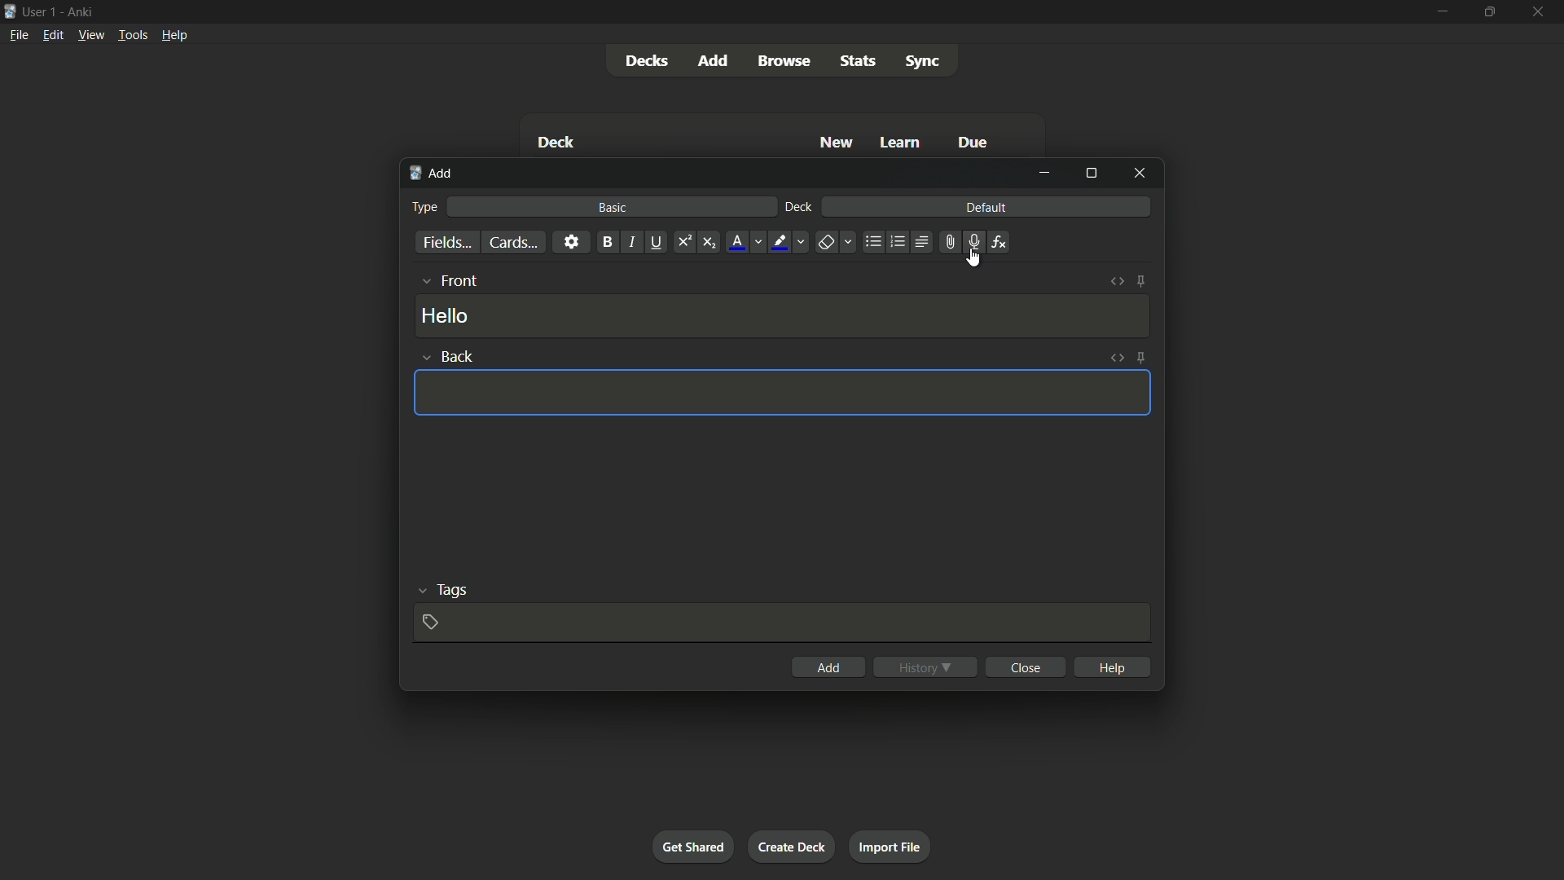 This screenshot has width=1564, height=880. I want to click on app icon, so click(10, 10).